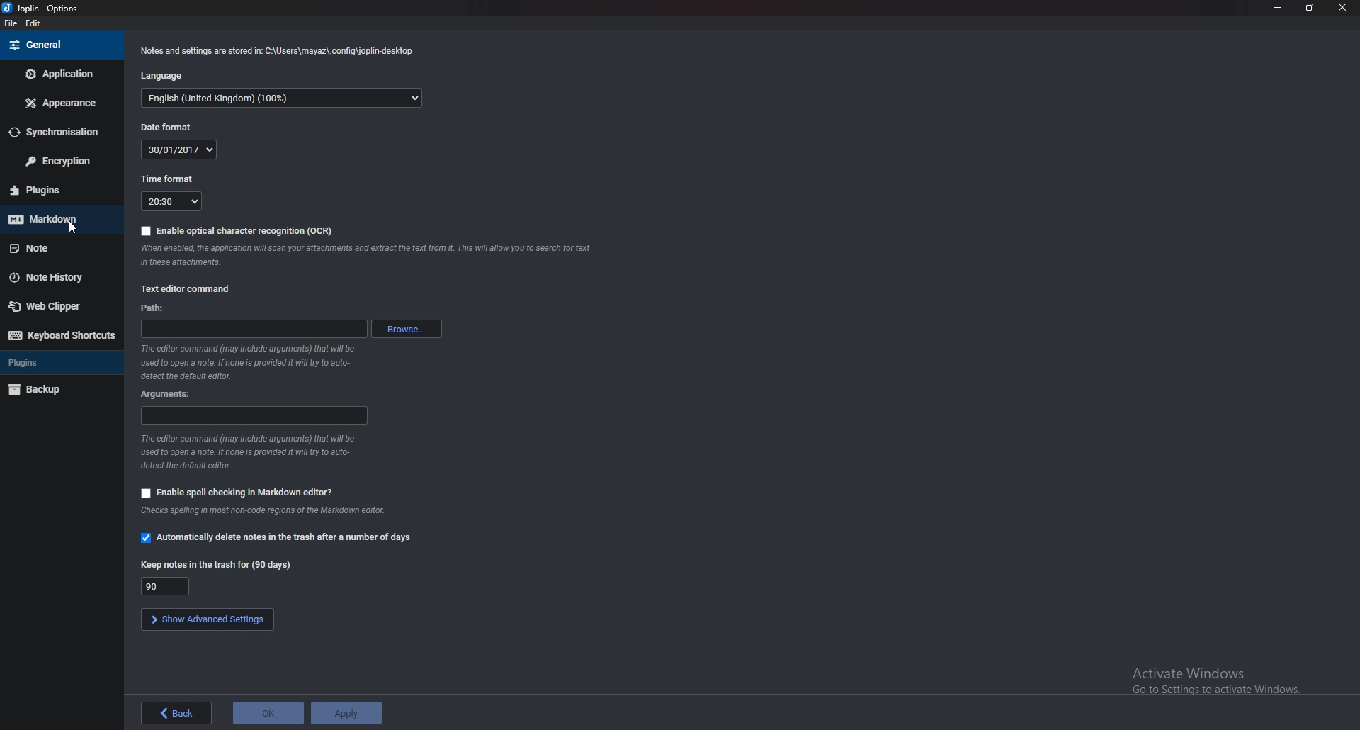 This screenshot has height=730, width=1360. I want to click on file, so click(12, 23).